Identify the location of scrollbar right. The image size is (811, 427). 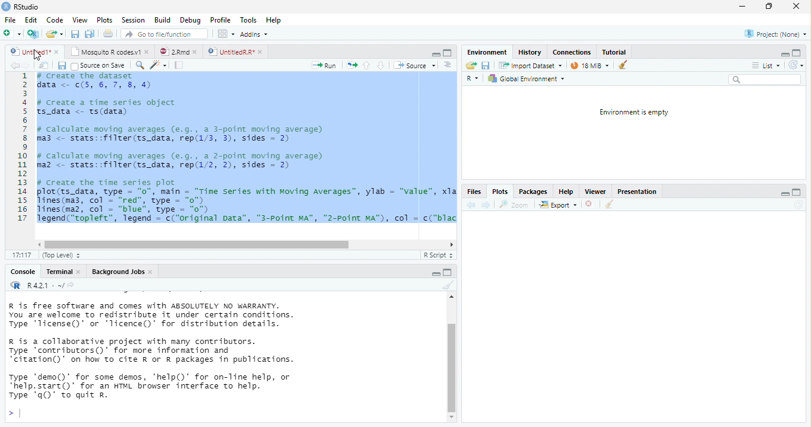
(450, 245).